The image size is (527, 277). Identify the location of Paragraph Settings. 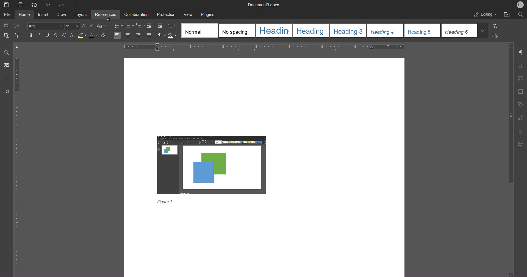
(521, 53).